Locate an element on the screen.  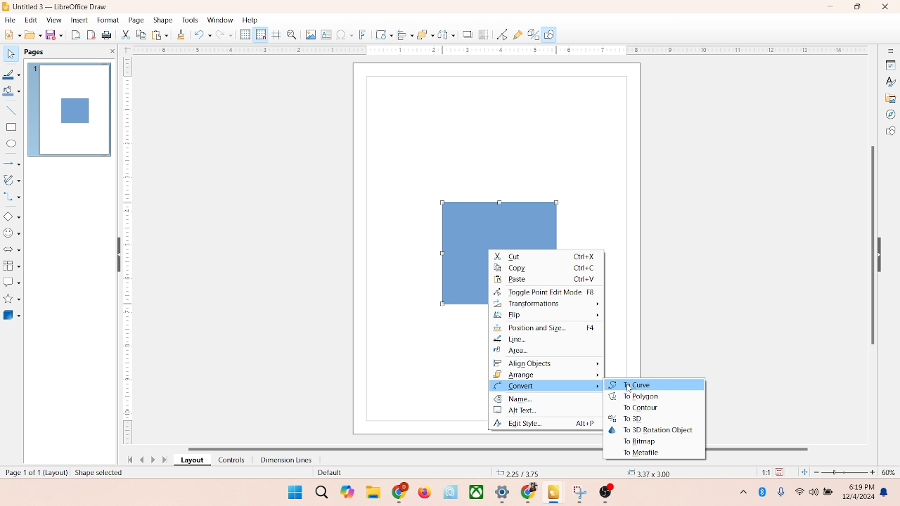
callout is located at coordinates (11, 282).